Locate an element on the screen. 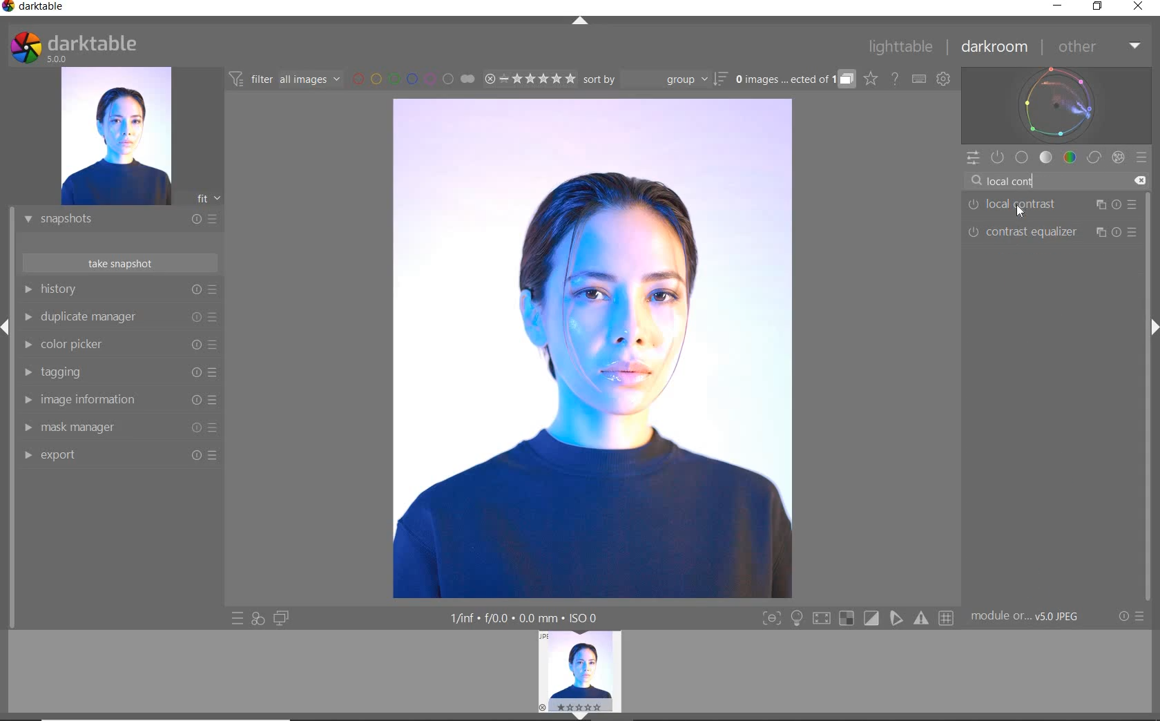 The height and width of the screenshot is (721, 1160). LIGHTTABLE is located at coordinates (901, 49).